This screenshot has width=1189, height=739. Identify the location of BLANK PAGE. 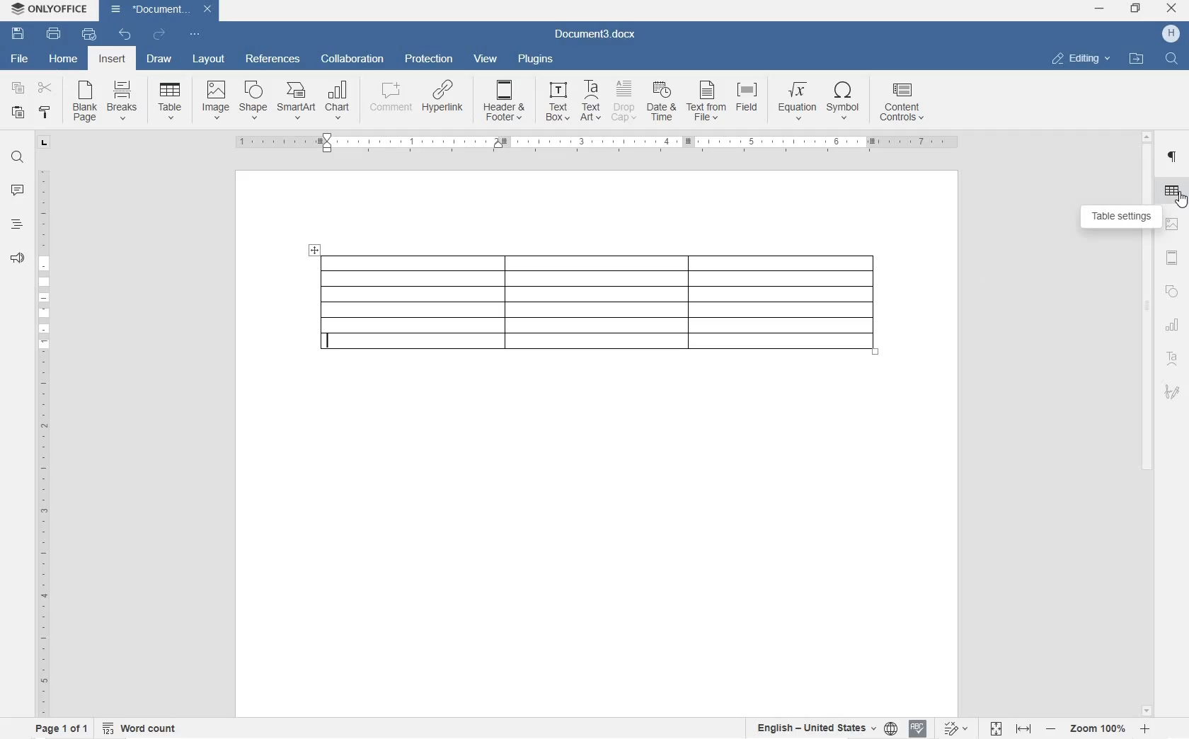
(86, 102).